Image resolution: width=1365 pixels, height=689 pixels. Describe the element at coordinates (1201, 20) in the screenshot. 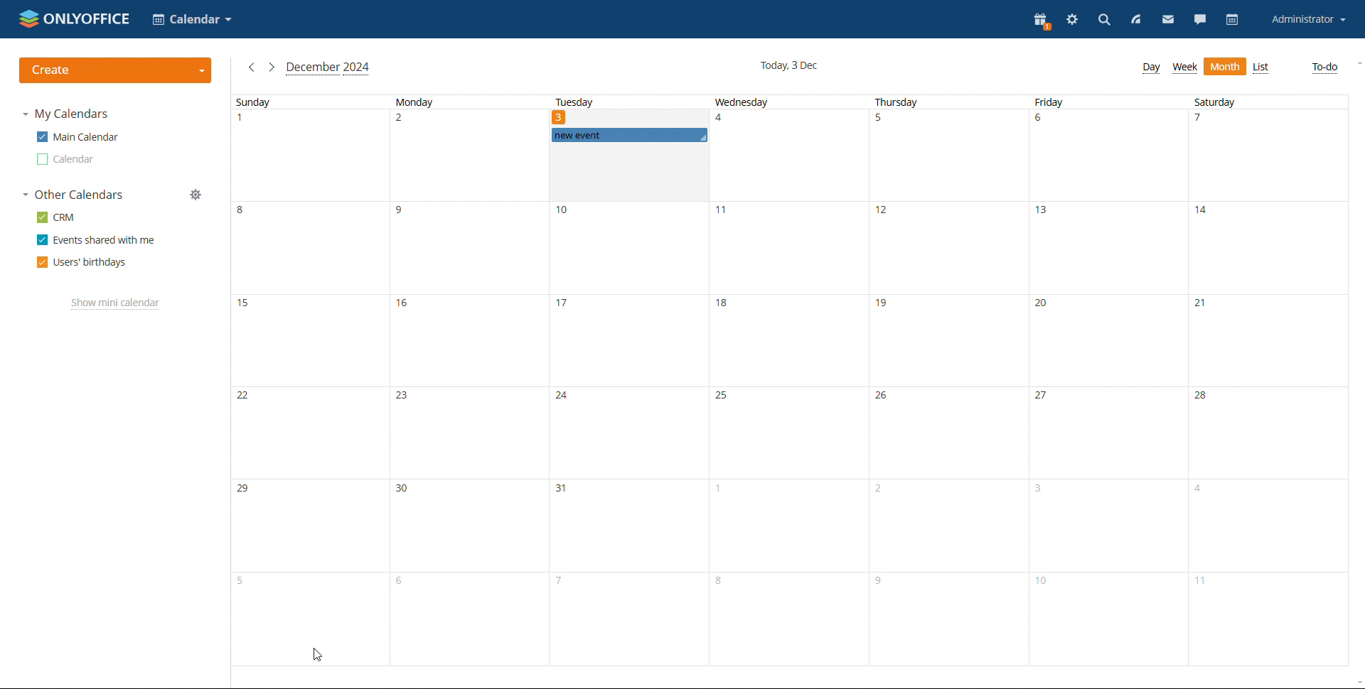

I see `chat` at that location.